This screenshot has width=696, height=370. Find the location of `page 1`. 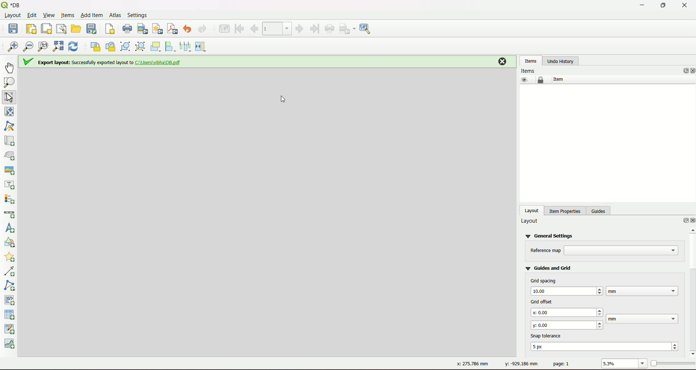

page 1 is located at coordinates (562, 363).